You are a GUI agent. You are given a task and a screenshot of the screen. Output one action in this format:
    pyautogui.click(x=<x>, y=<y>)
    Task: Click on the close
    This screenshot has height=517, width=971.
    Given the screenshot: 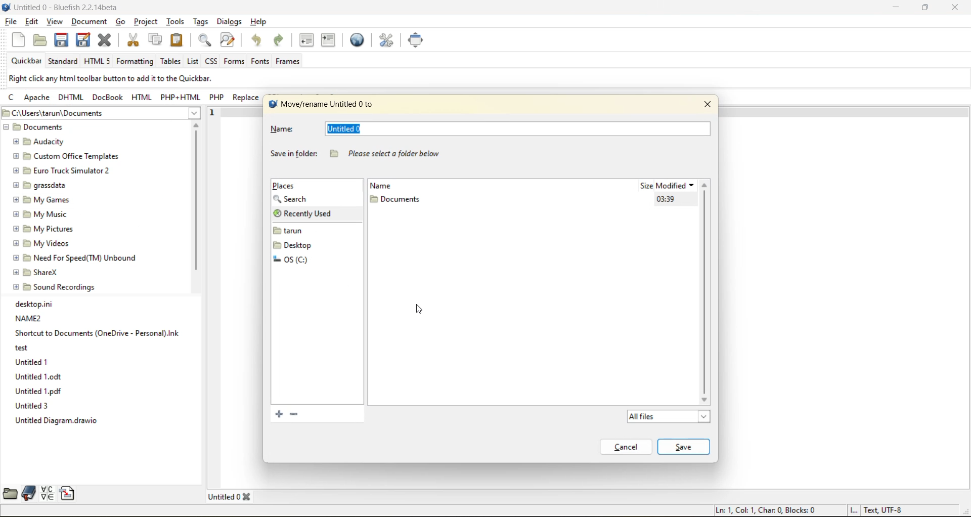 What is the action you would take?
    pyautogui.click(x=957, y=7)
    